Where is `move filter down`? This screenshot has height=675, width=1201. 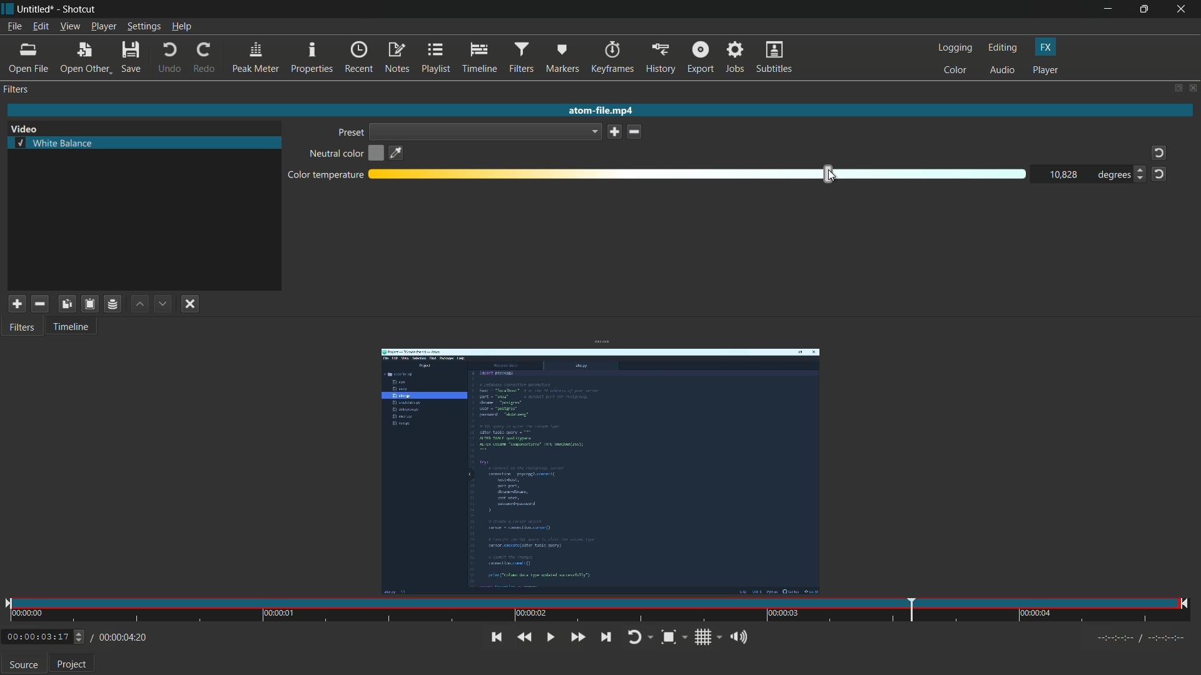
move filter down is located at coordinates (164, 304).